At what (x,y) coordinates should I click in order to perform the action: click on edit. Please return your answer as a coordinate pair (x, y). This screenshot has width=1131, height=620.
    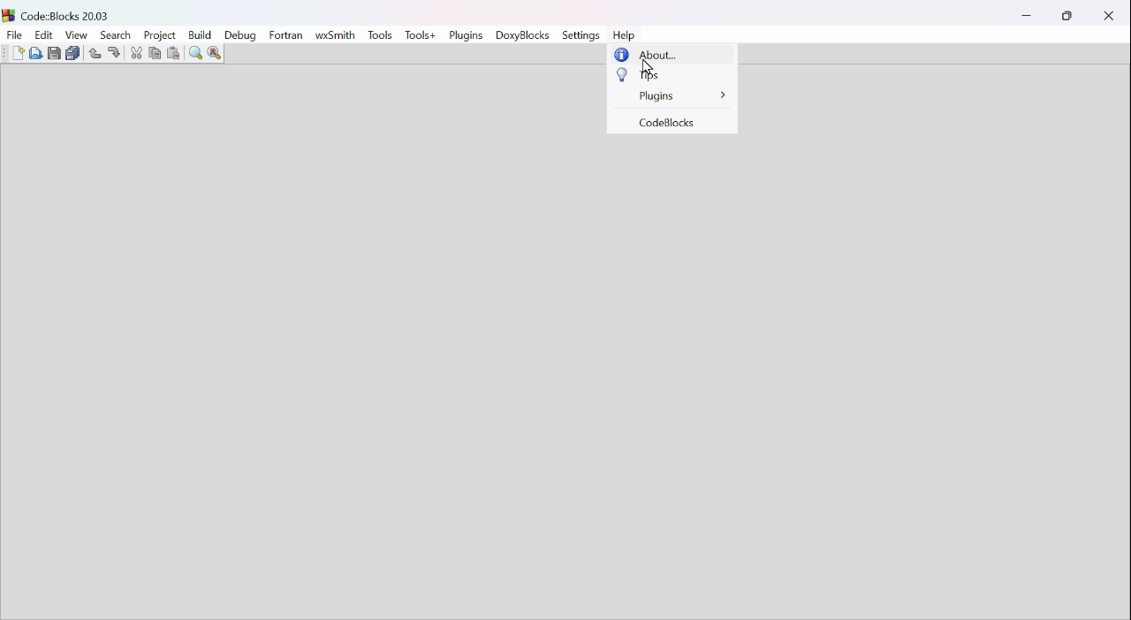
    Looking at the image, I should click on (45, 35).